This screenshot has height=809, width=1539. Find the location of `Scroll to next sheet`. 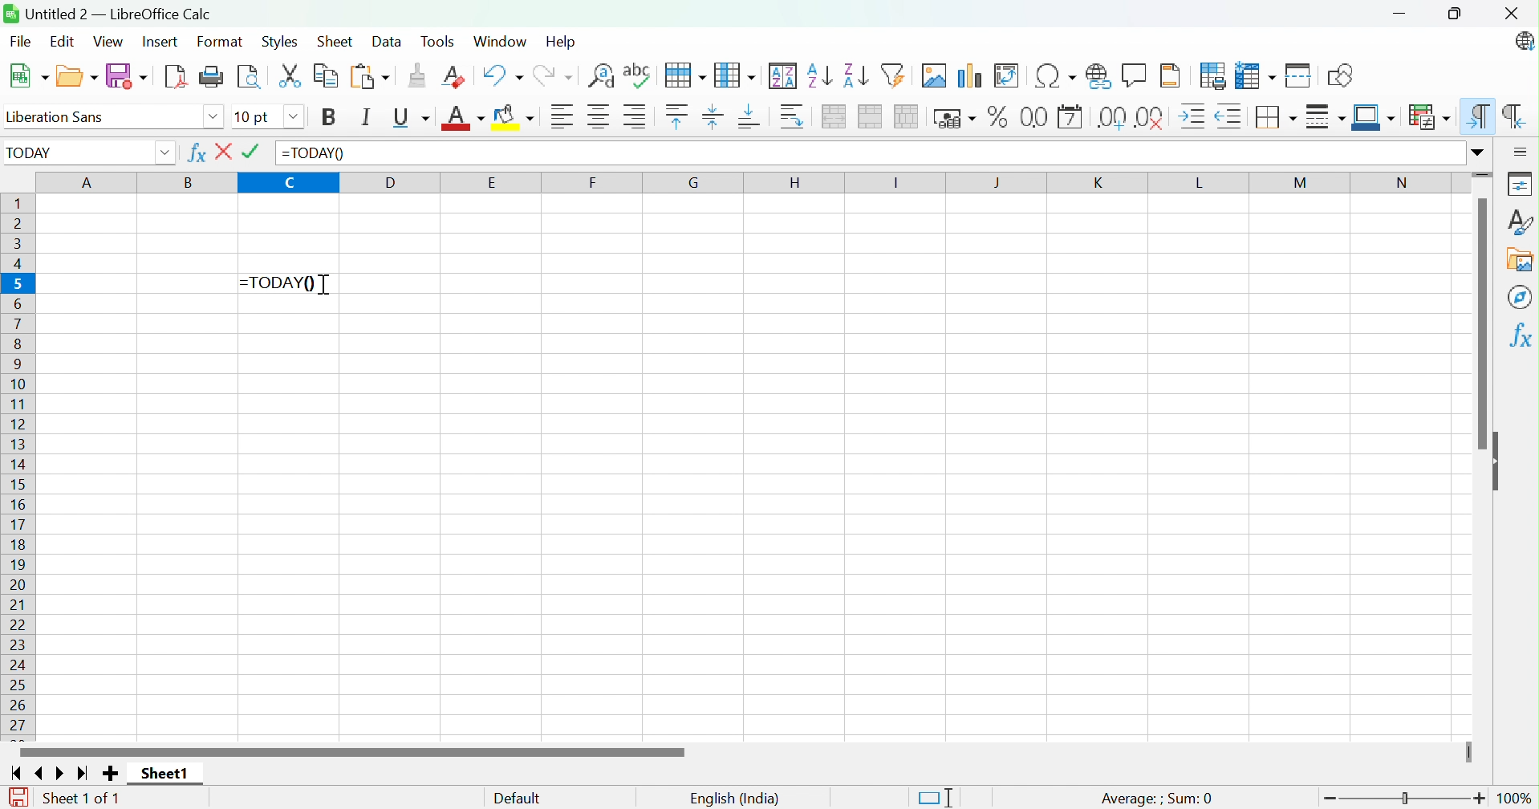

Scroll to next sheet is located at coordinates (63, 774).